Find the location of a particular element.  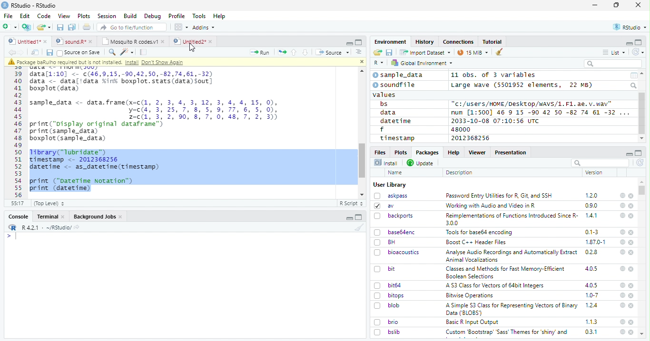

File is located at coordinates (8, 16).